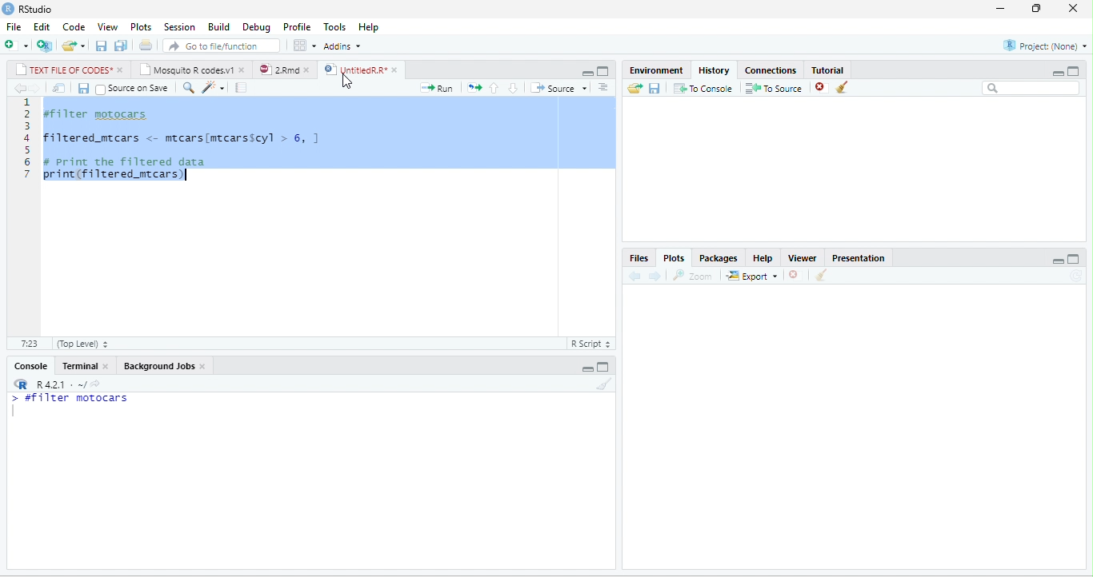 This screenshot has height=577, width=1093. I want to click on Packages, so click(719, 258).